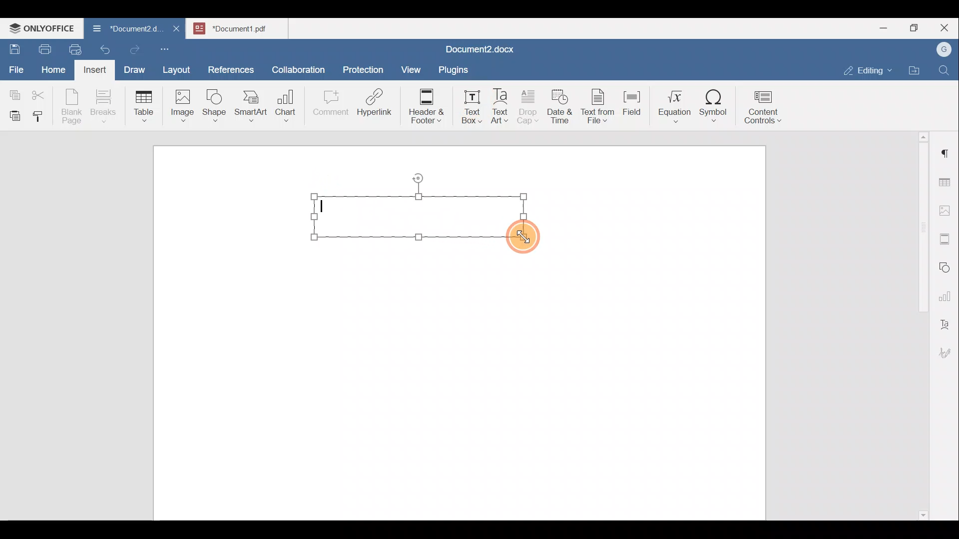 The image size is (959, 539). What do you see at coordinates (530, 105) in the screenshot?
I see `Drop cap` at bounding box center [530, 105].